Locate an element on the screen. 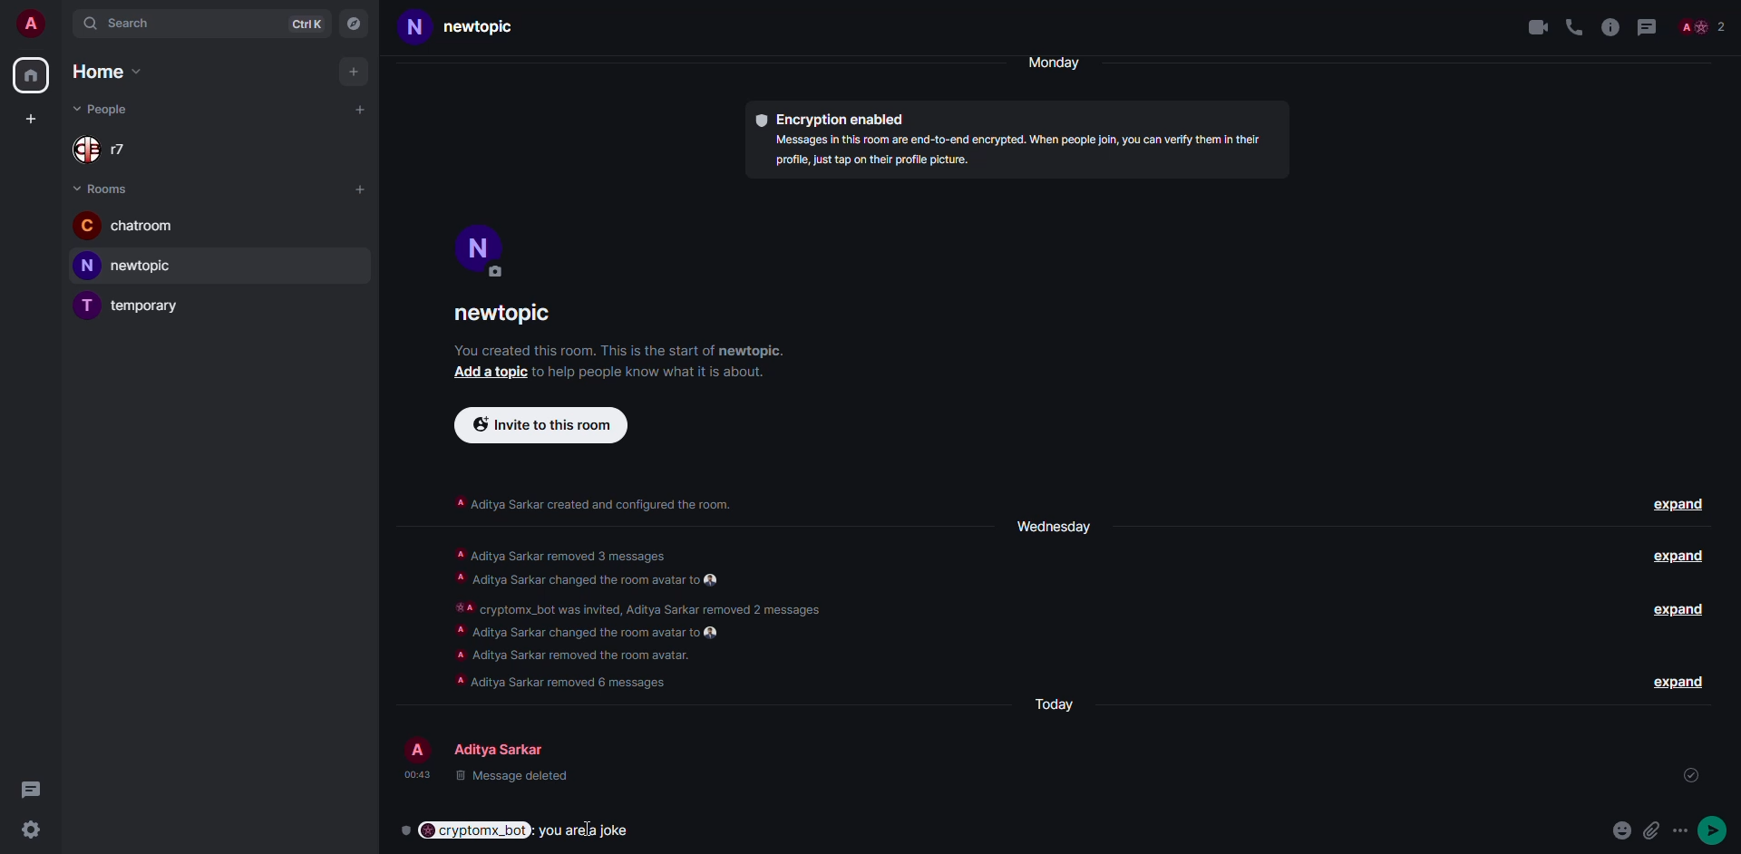 Image resolution: width=1741 pixels, height=854 pixels. id is located at coordinates (1492, 779).